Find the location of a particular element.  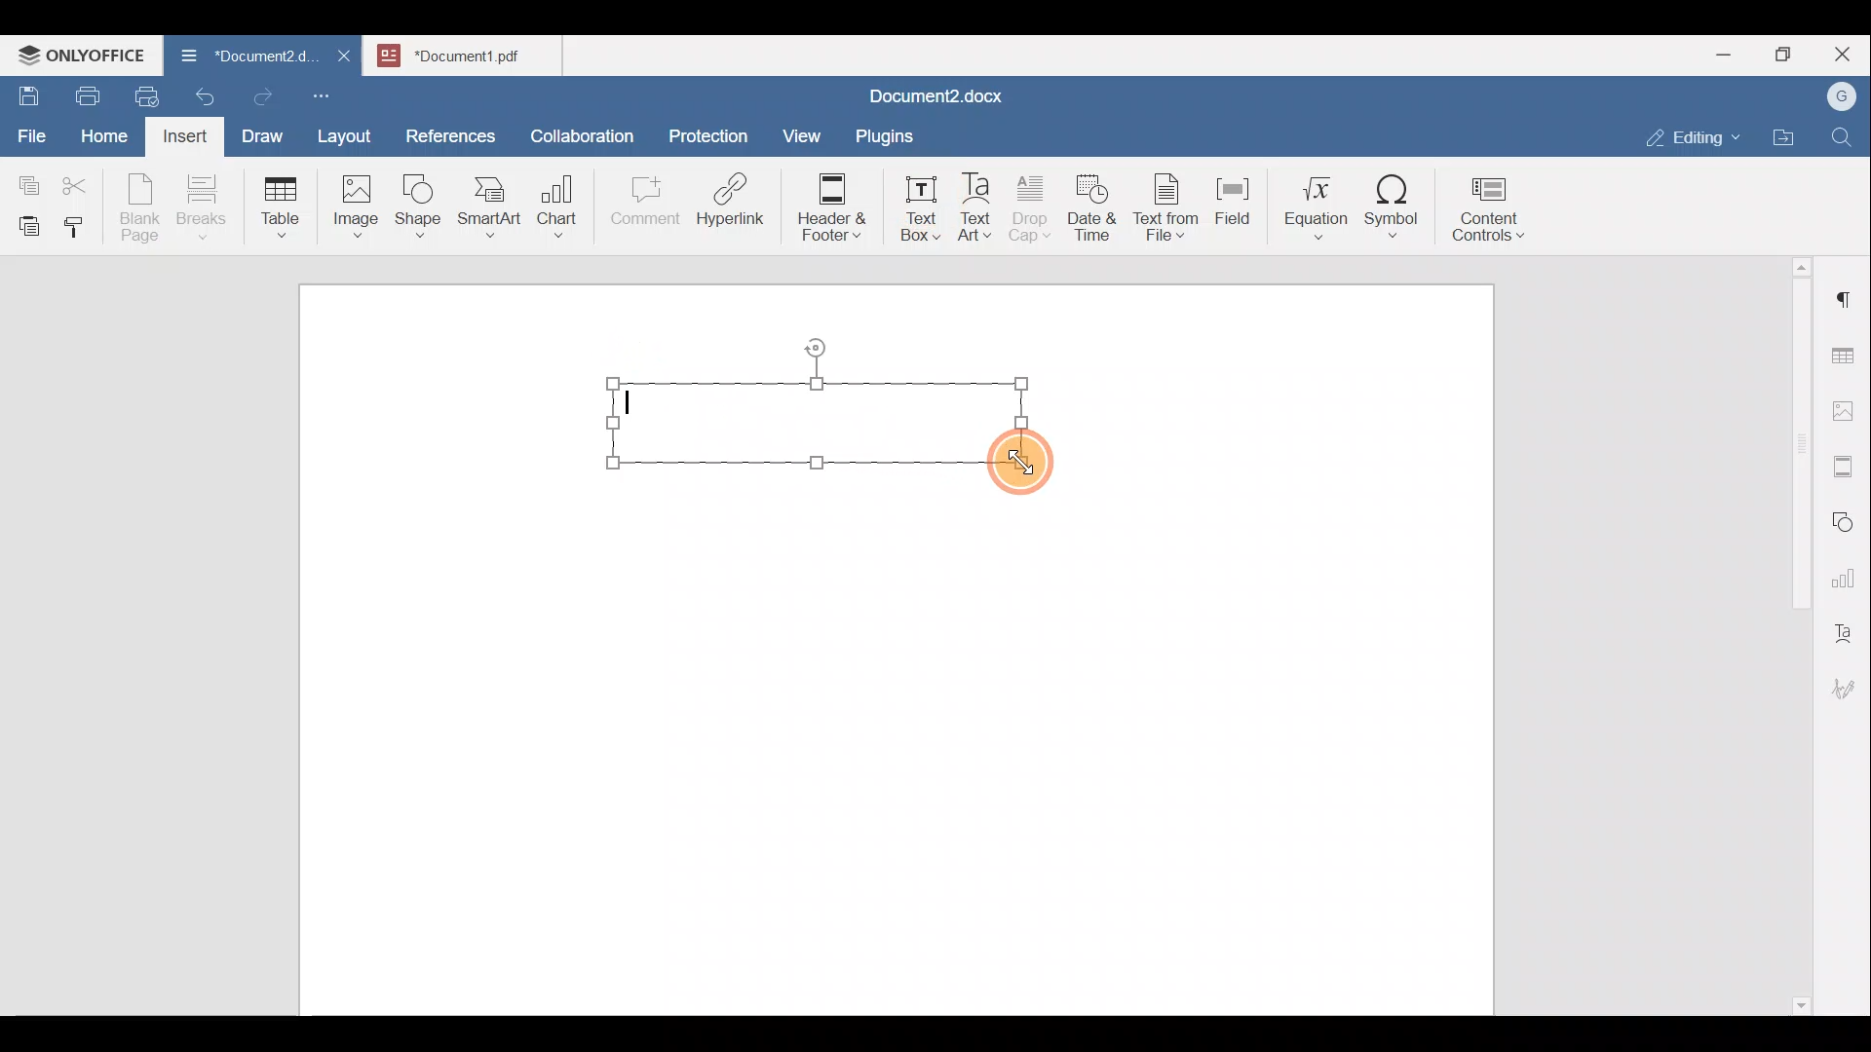

Cursor is located at coordinates (1004, 454).